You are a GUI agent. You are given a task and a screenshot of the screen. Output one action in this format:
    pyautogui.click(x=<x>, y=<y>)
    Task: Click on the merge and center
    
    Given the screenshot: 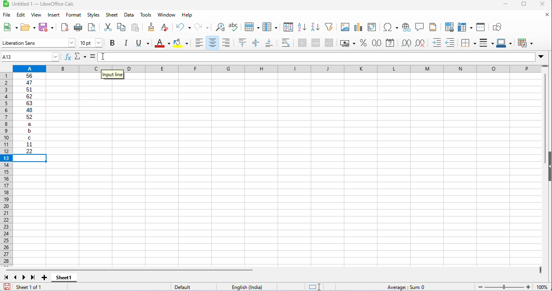 What is the action you would take?
    pyautogui.click(x=302, y=43)
    